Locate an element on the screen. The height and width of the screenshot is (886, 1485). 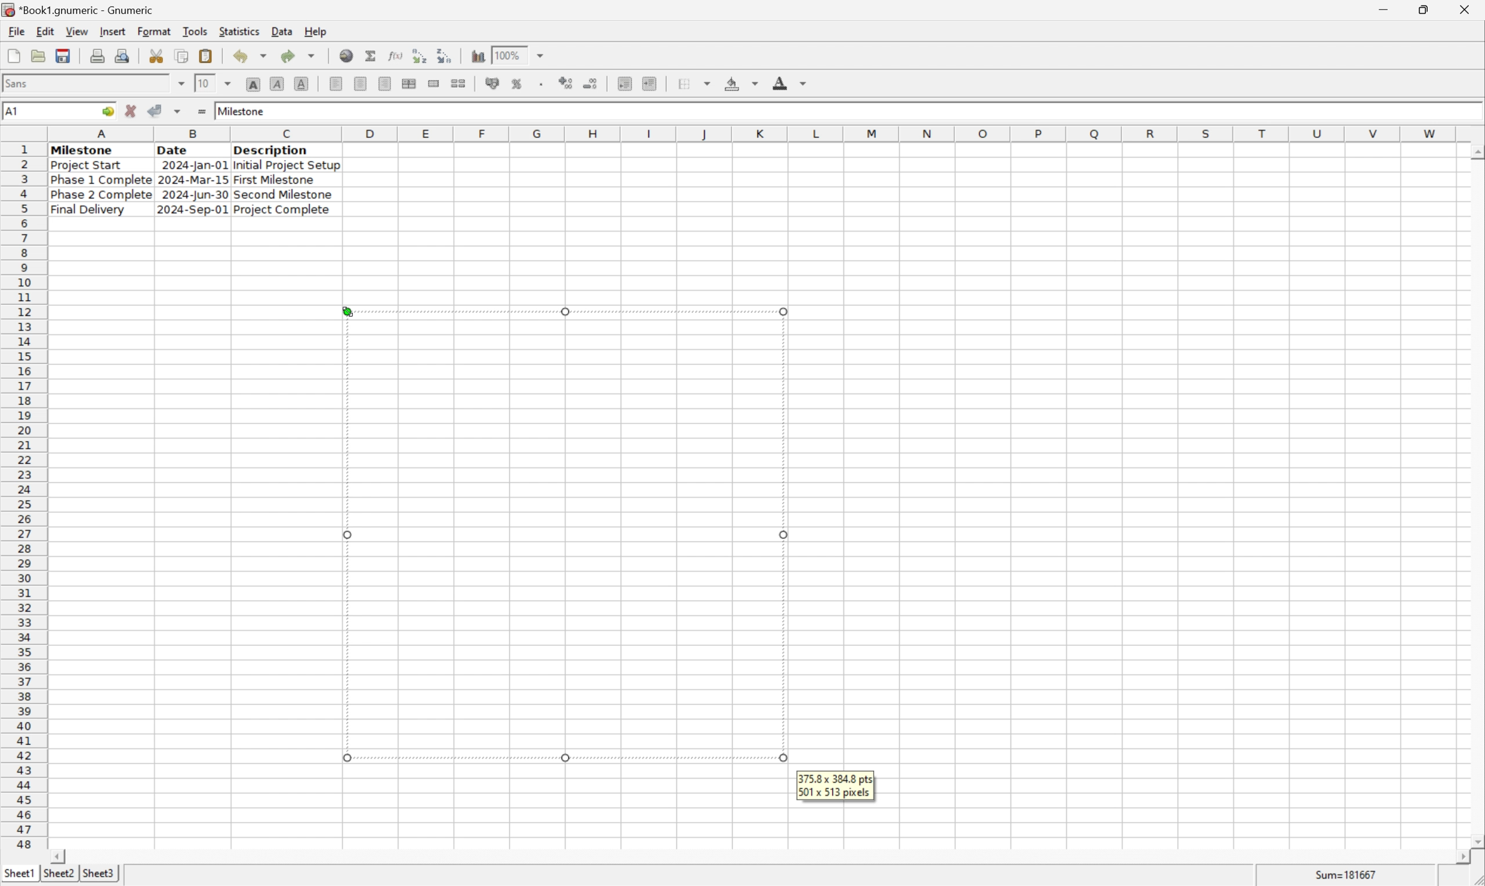
restore down is located at coordinates (1428, 10).